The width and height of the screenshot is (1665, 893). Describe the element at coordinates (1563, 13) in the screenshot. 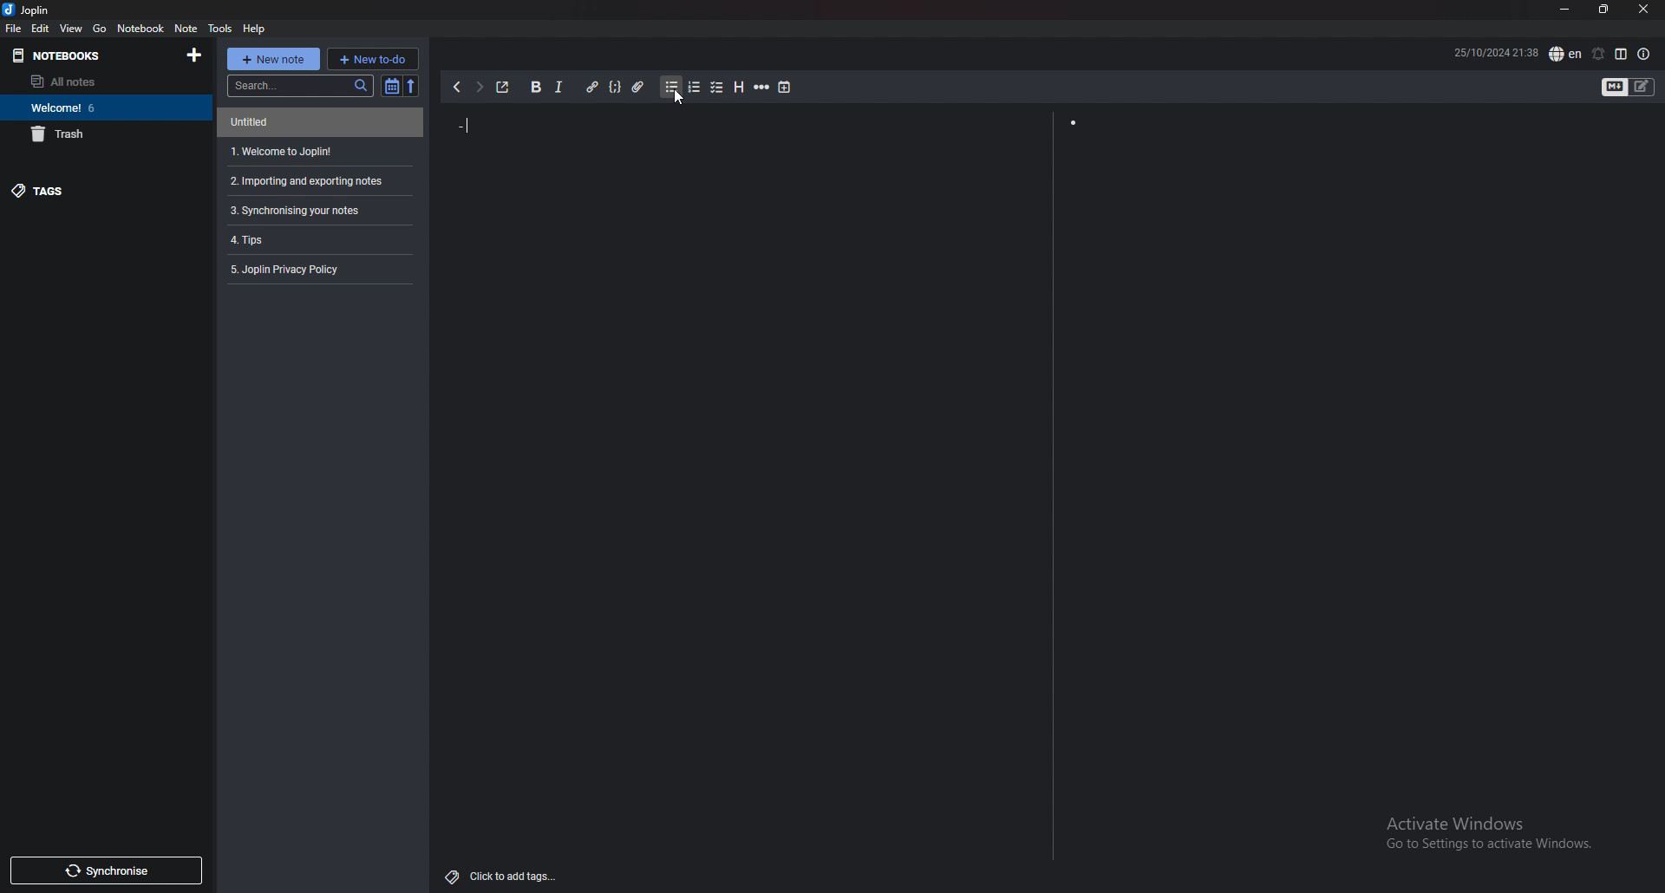

I see `minimize` at that location.